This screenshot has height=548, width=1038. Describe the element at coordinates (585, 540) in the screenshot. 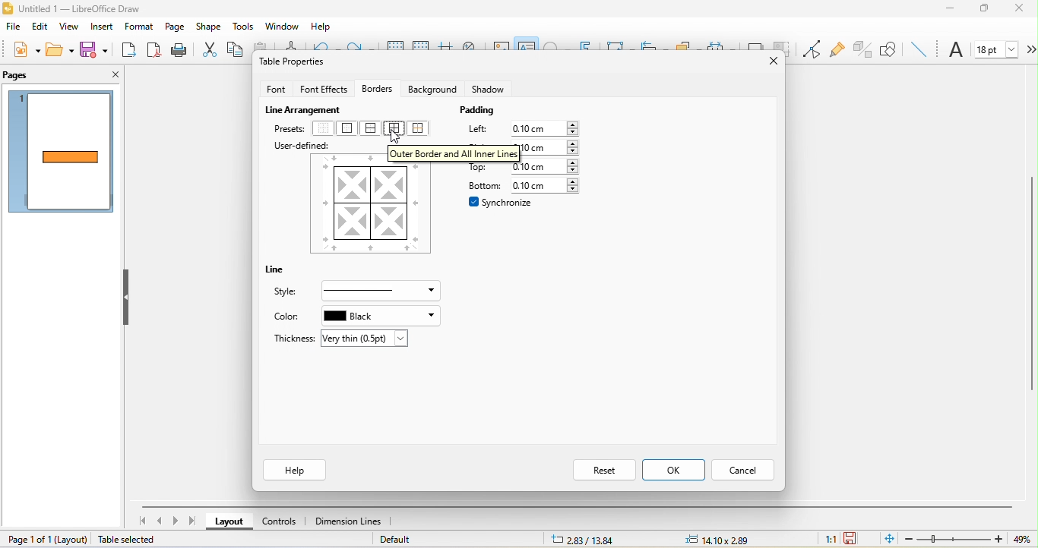

I see `2.83/13.84` at that location.